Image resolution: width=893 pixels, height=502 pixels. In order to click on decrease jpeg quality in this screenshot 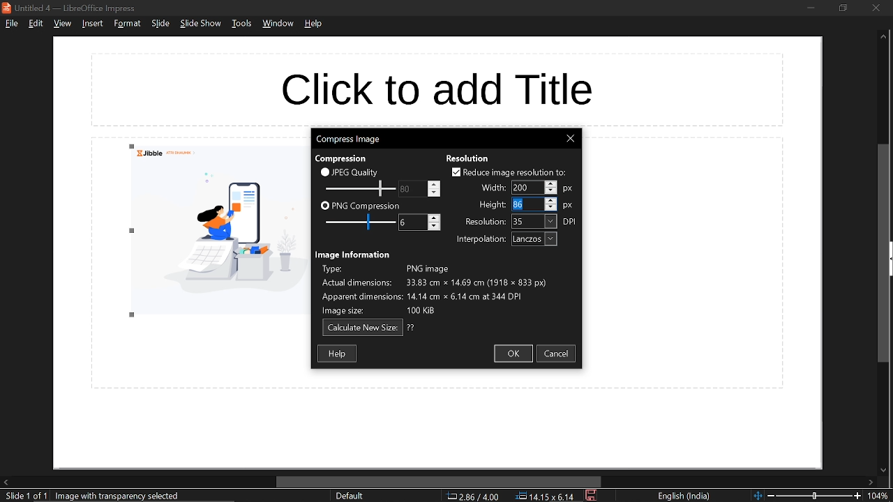, I will do `click(433, 192)`.